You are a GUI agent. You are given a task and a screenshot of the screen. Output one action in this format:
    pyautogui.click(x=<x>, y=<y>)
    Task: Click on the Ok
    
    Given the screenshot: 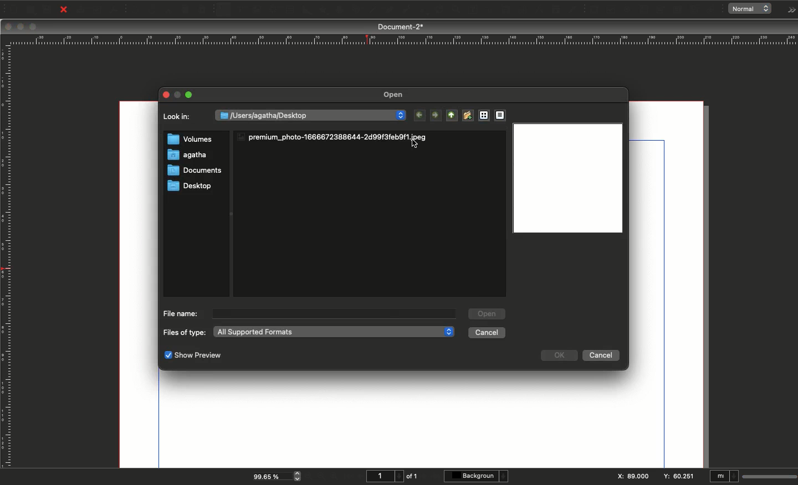 What is the action you would take?
    pyautogui.click(x=560, y=355)
    